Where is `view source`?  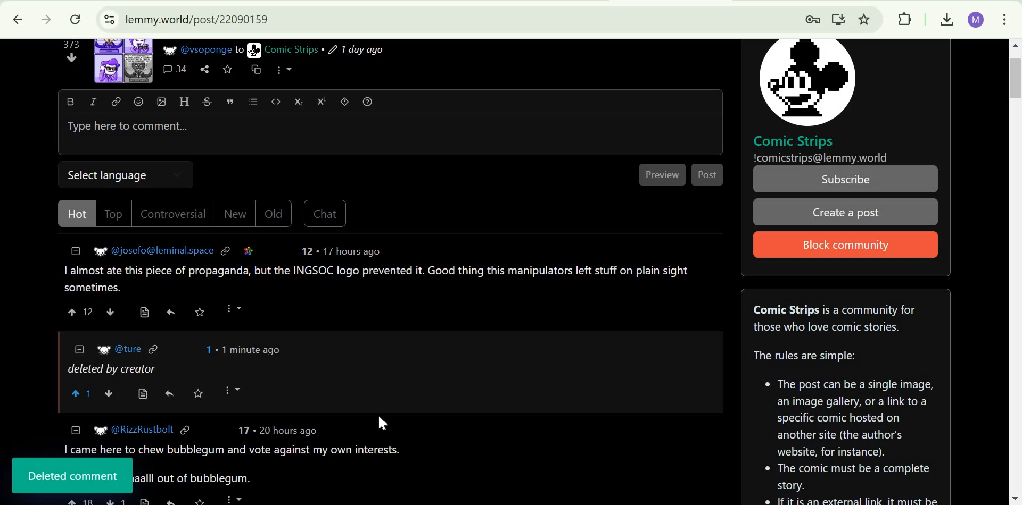
view source is located at coordinates (145, 312).